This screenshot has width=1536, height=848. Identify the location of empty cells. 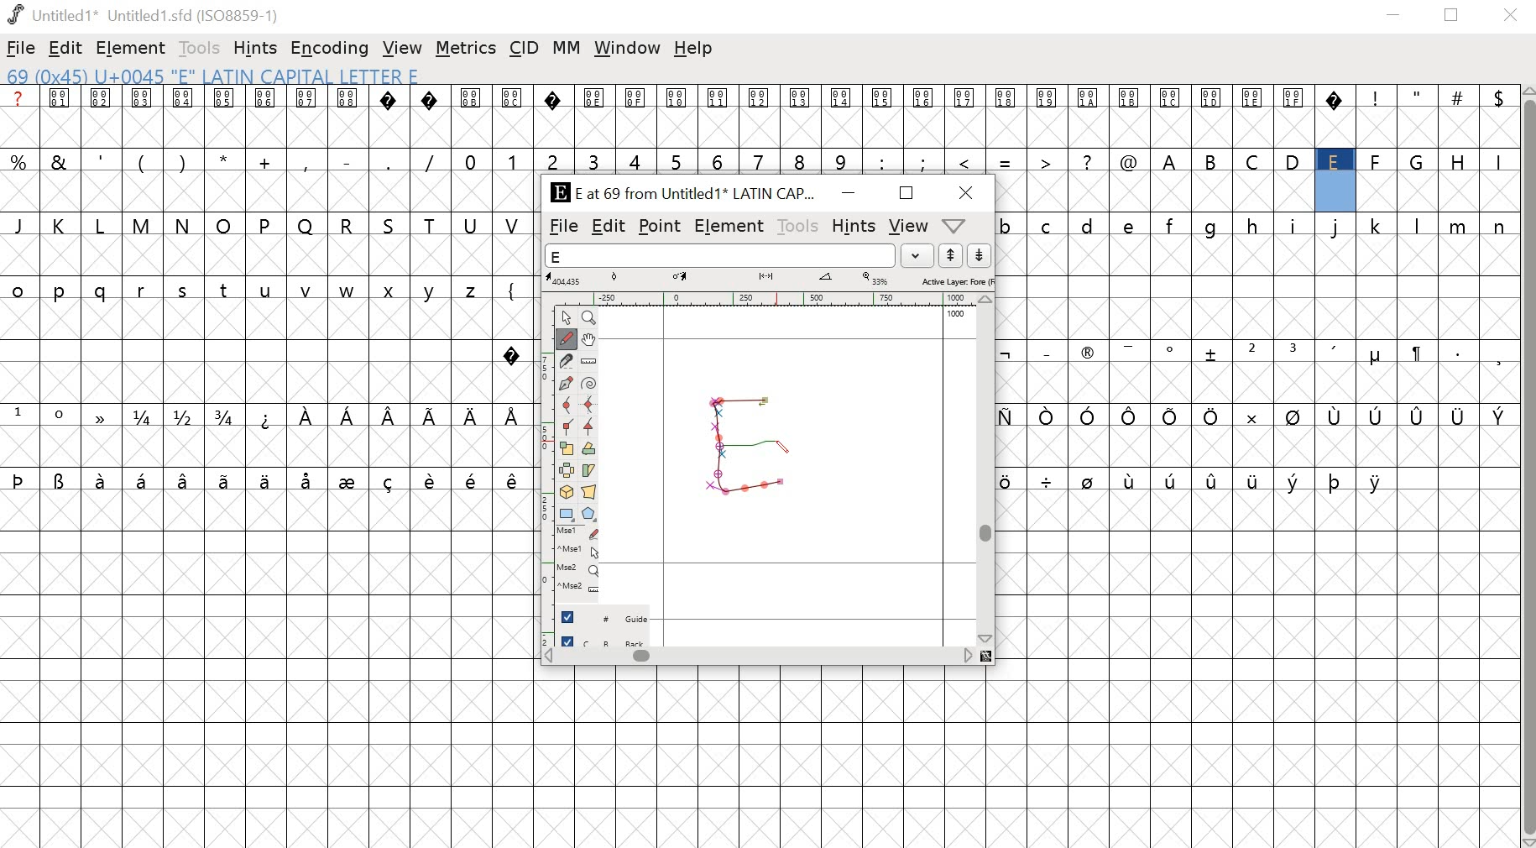
(265, 192).